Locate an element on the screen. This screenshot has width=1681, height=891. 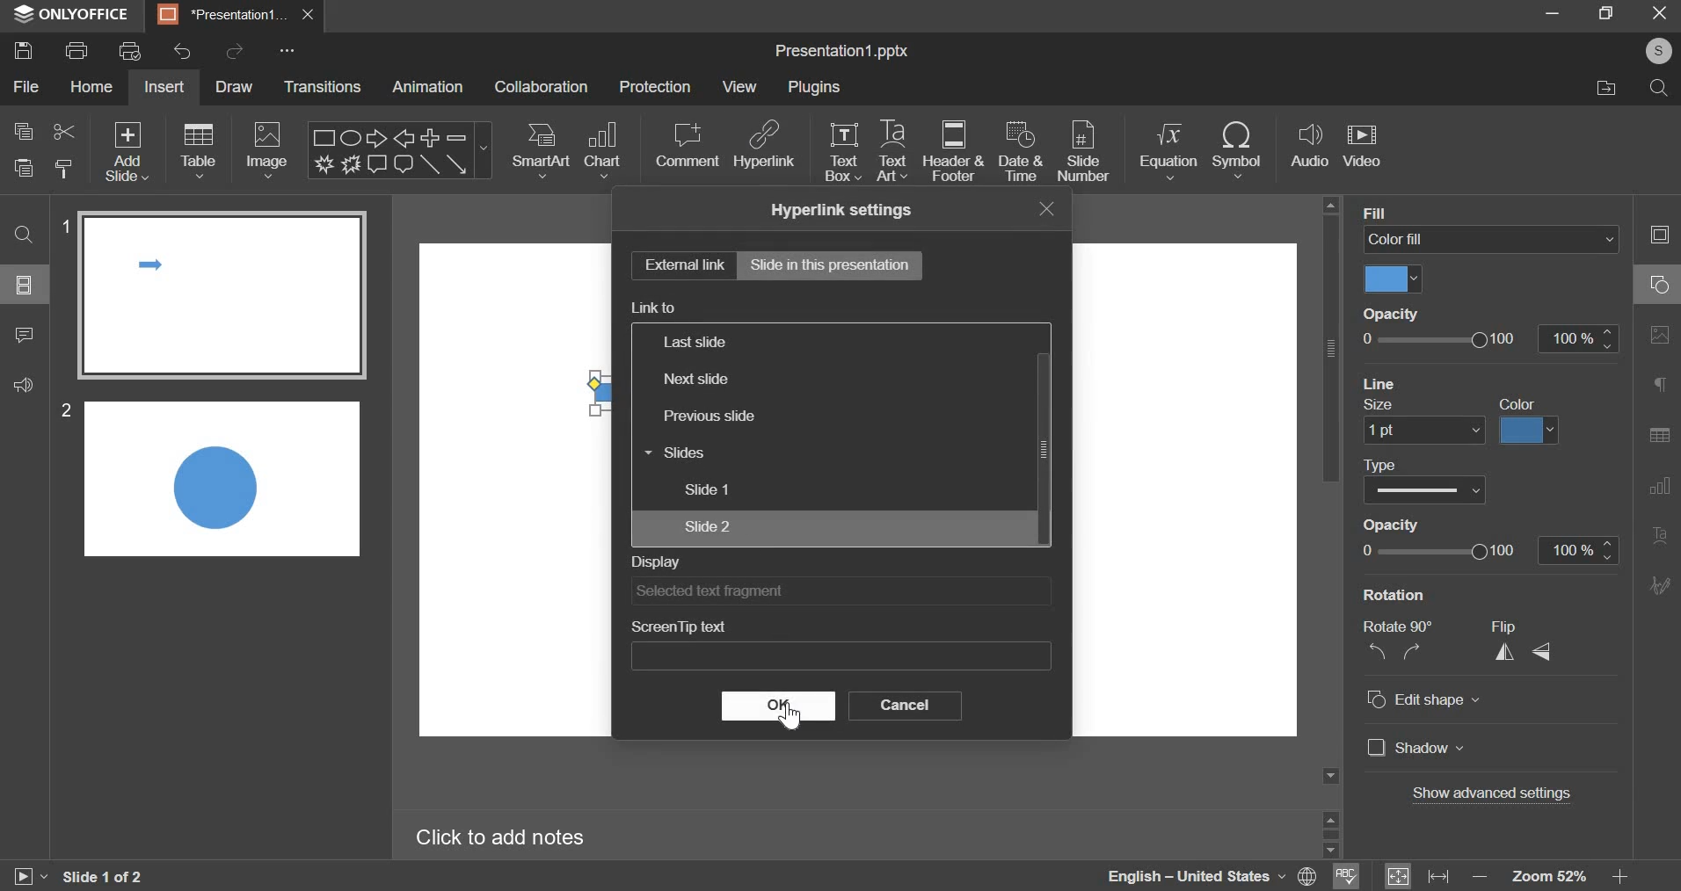
Color is located at coordinates (1518, 403).